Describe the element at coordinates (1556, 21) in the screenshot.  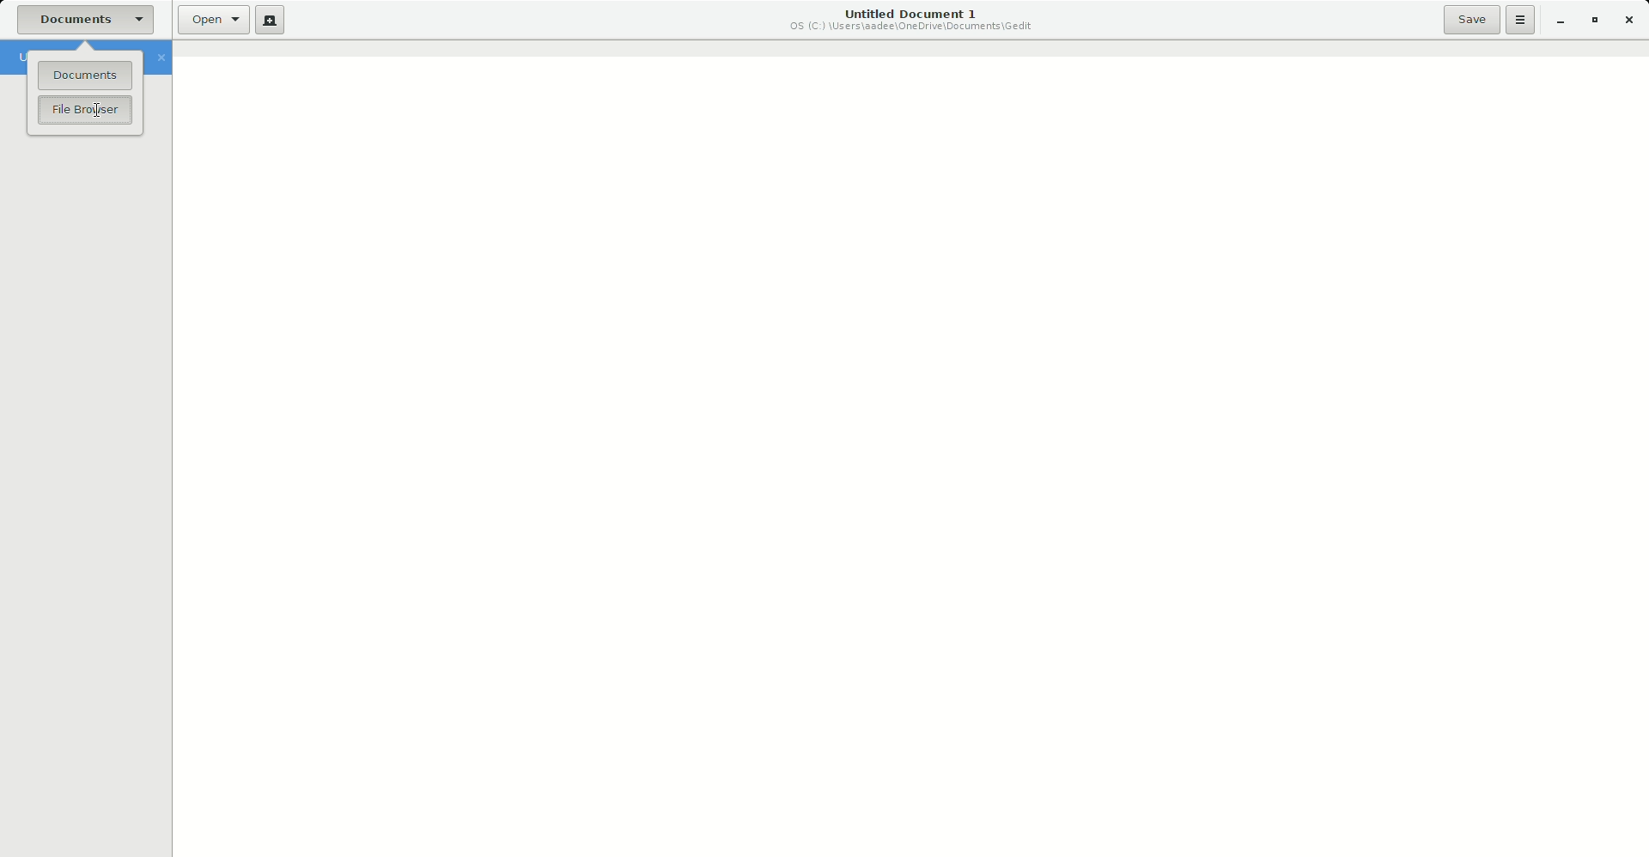
I see `Minimize` at that location.